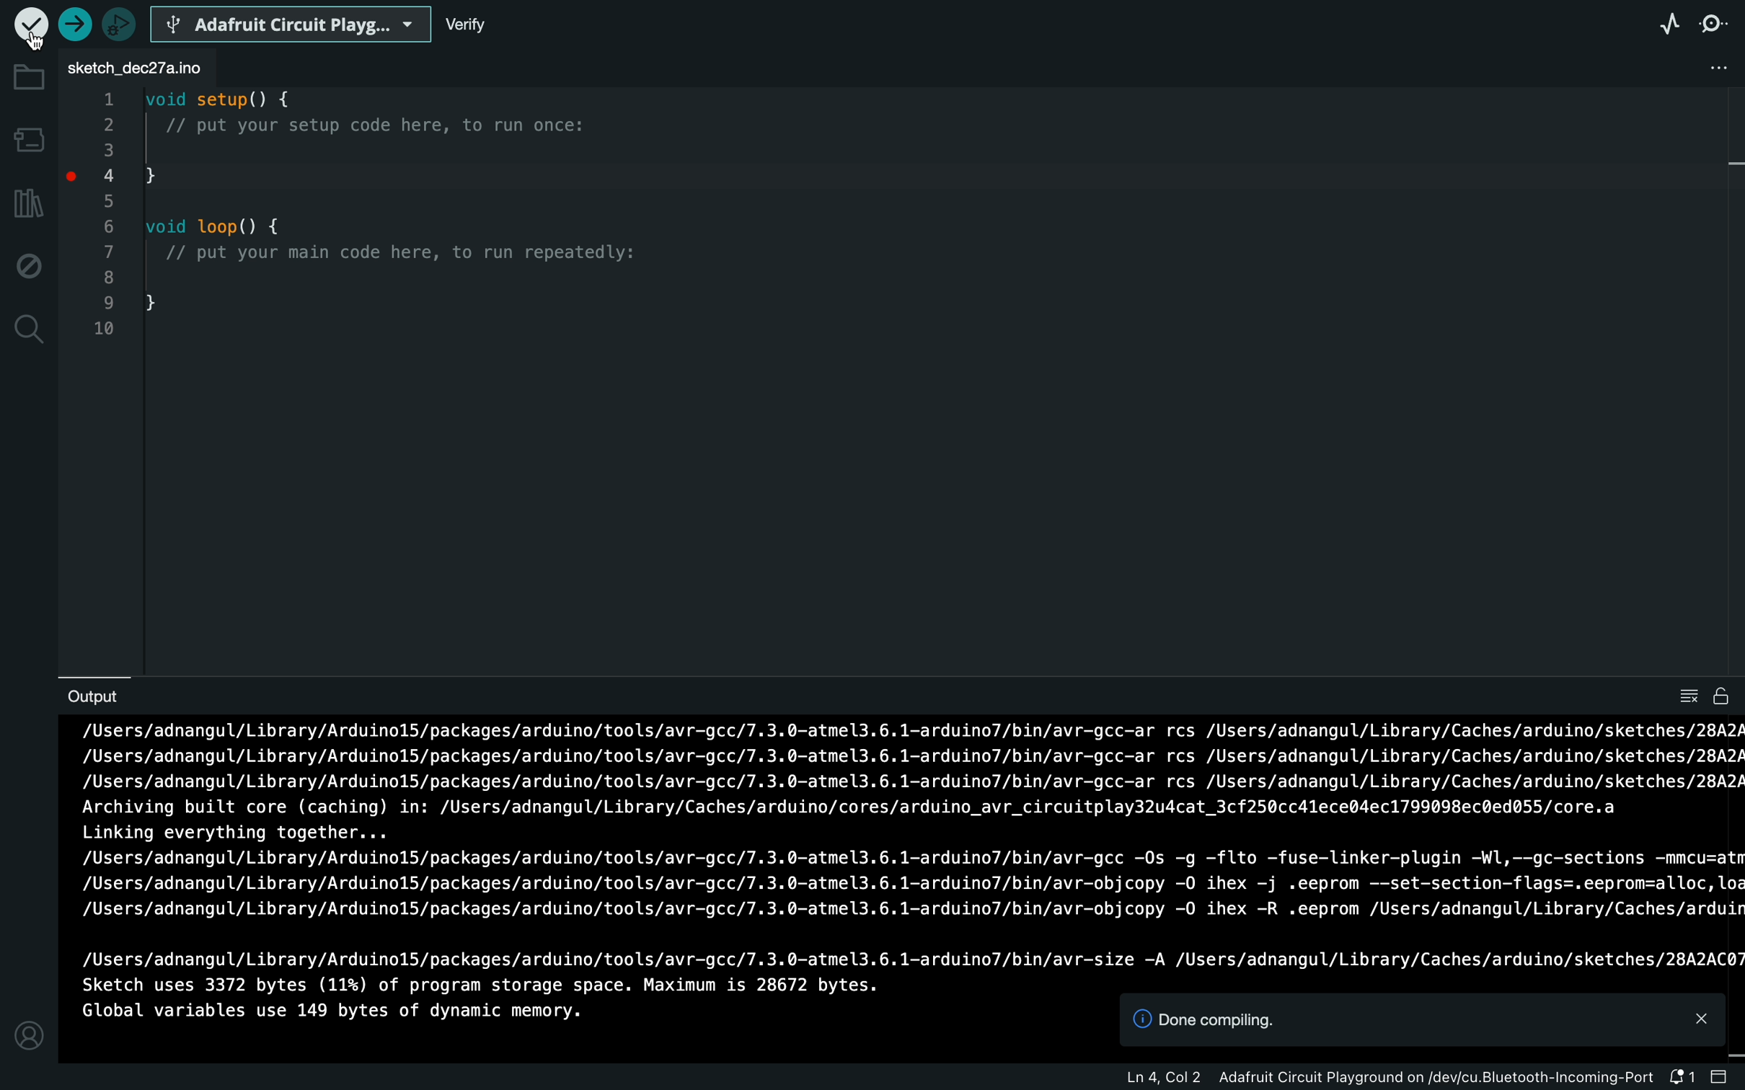  I want to click on notification, so click(1423, 1021).